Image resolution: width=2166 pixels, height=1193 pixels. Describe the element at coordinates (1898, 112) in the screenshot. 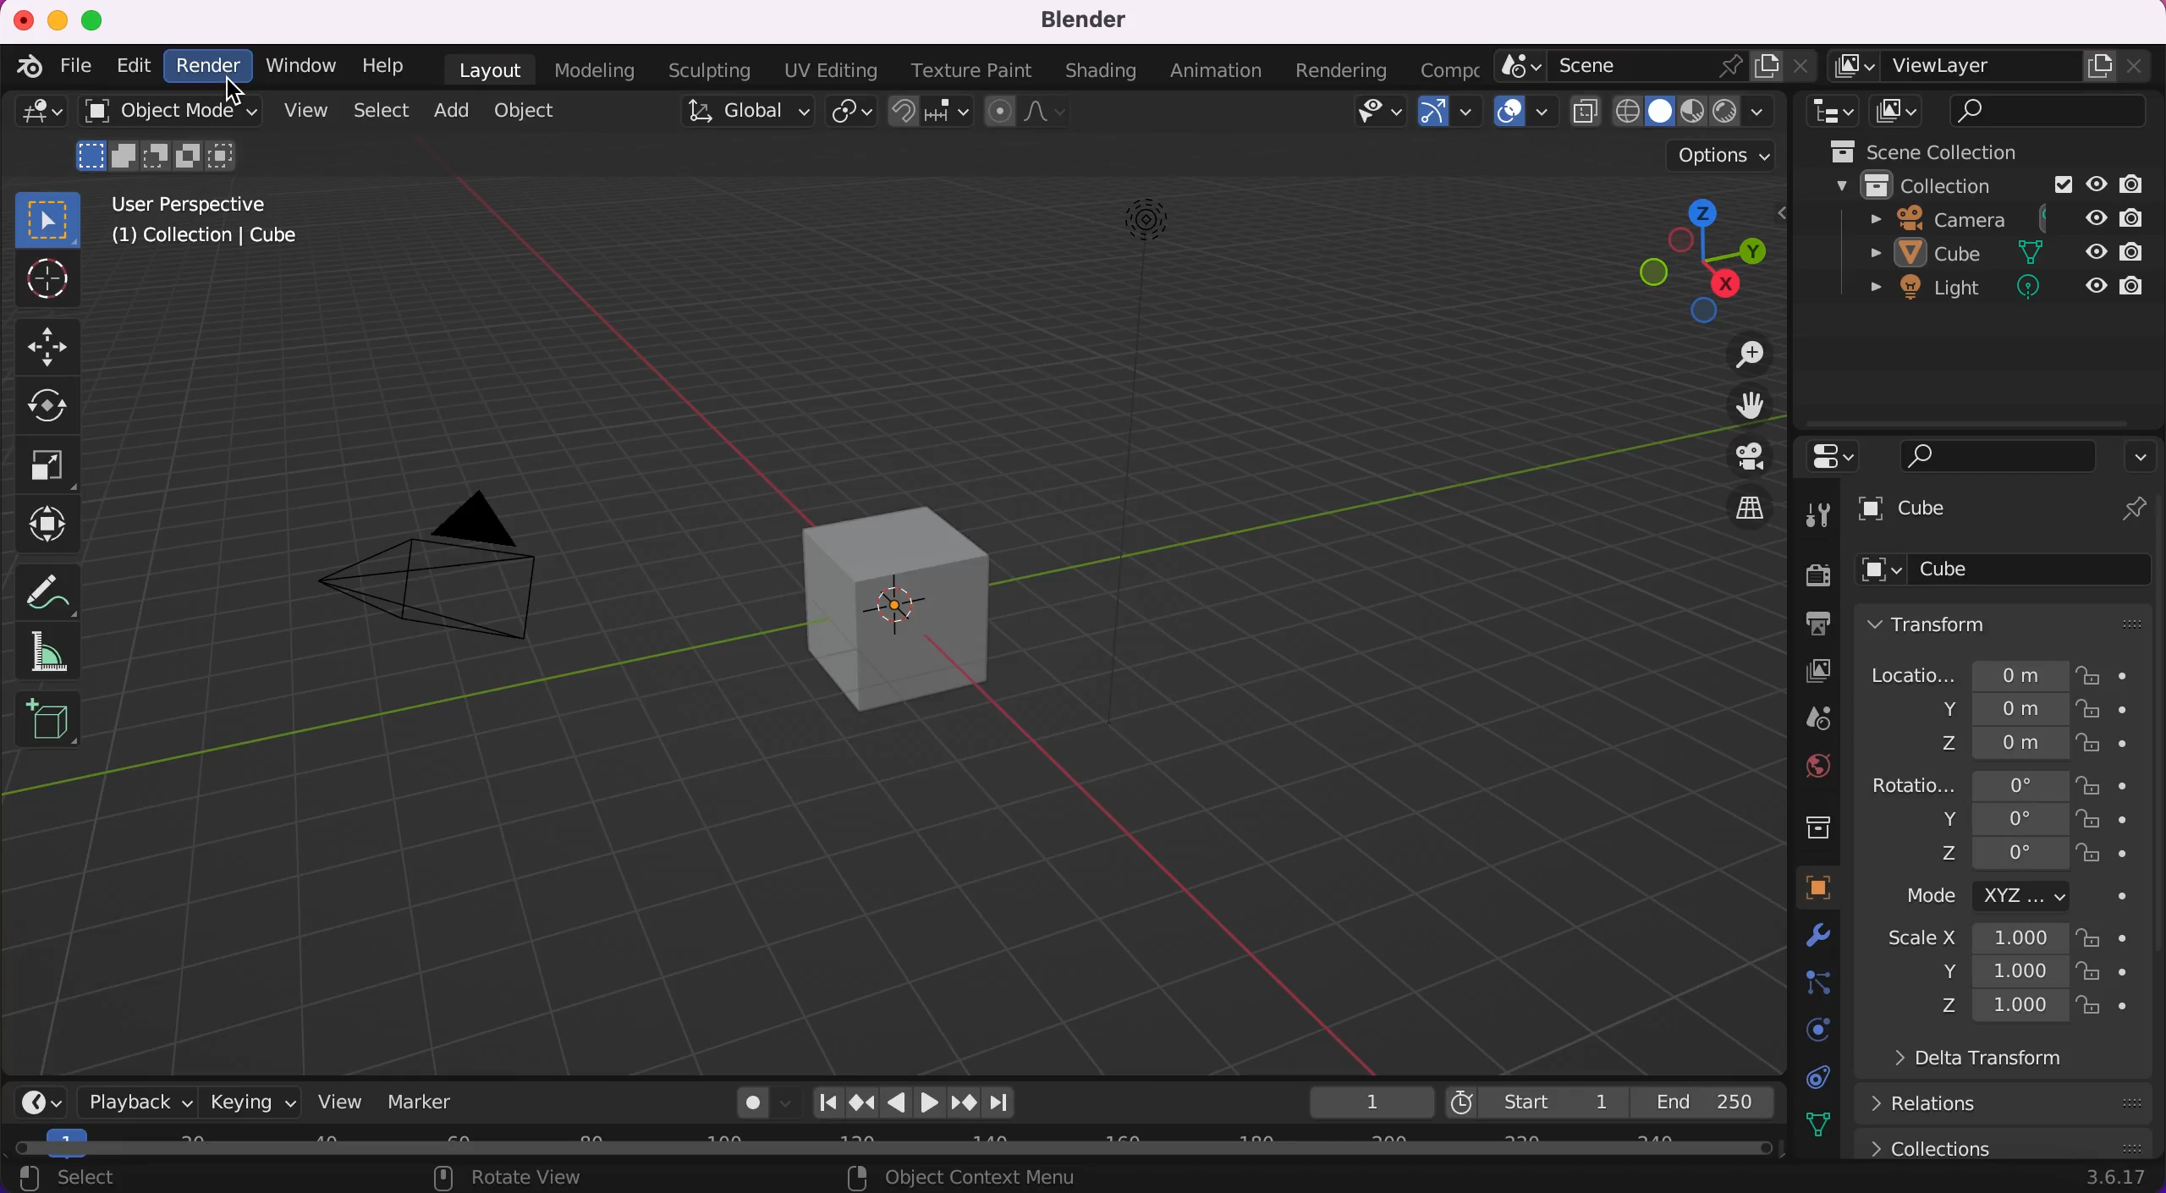

I see `display mode` at that location.